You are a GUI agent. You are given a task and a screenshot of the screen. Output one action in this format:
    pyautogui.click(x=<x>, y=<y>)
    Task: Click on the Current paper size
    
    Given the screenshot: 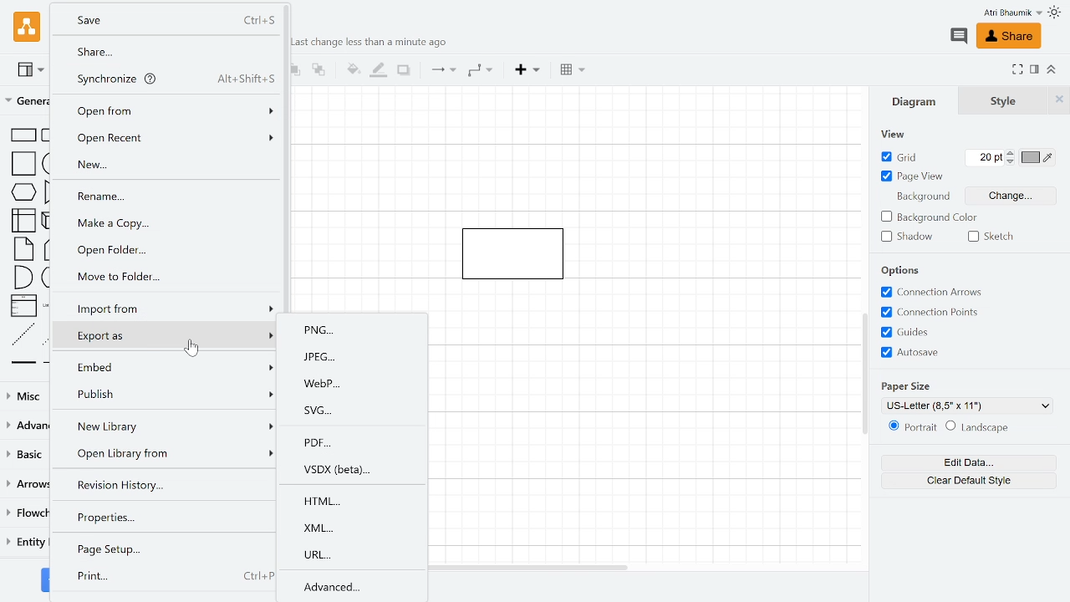 What is the action you would take?
    pyautogui.click(x=970, y=406)
    